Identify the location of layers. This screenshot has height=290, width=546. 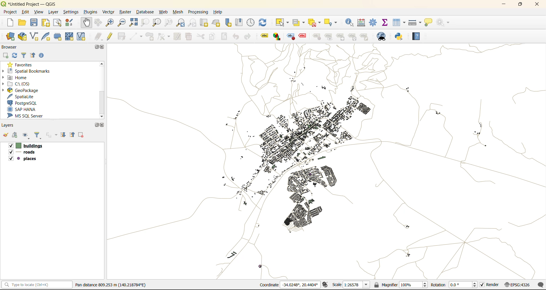
(9, 125).